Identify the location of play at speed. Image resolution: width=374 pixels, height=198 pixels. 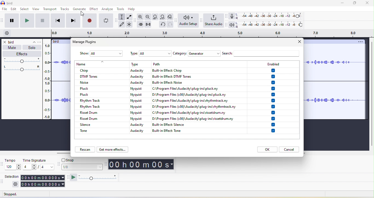
(73, 178).